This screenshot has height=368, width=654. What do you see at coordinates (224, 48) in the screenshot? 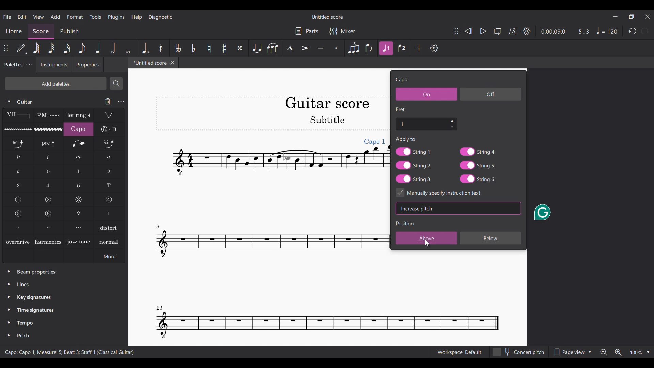
I see `Toggle sharp` at bounding box center [224, 48].